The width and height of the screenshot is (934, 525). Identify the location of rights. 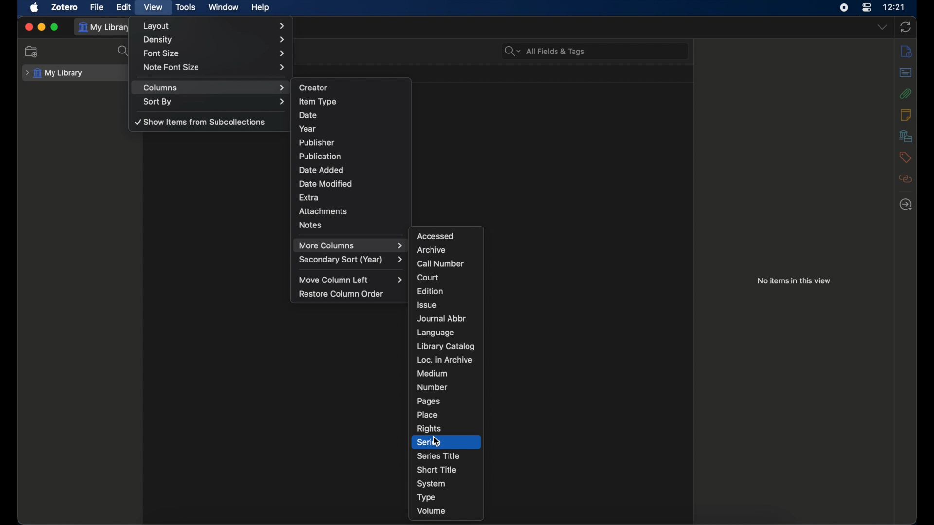
(429, 429).